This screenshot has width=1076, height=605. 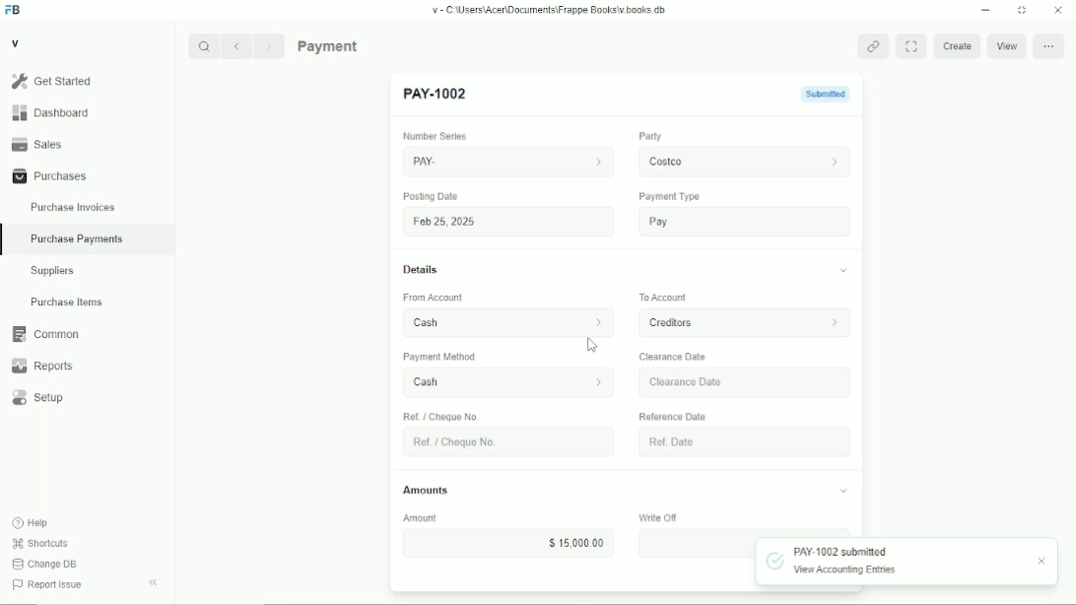 I want to click on V, so click(x=16, y=42).